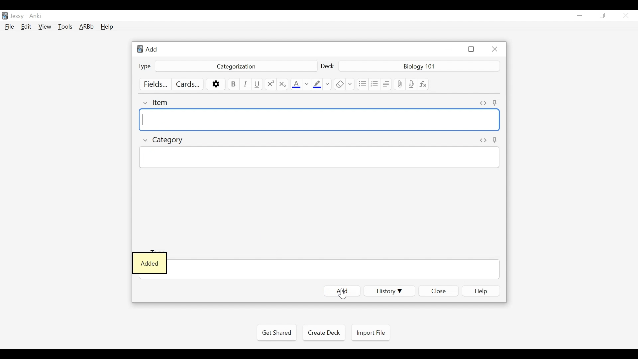 The image size is (638, 359). What do you see at coordinates (107, 27) in the screenshot?
I see `Help` at bounding box center [107, 27].